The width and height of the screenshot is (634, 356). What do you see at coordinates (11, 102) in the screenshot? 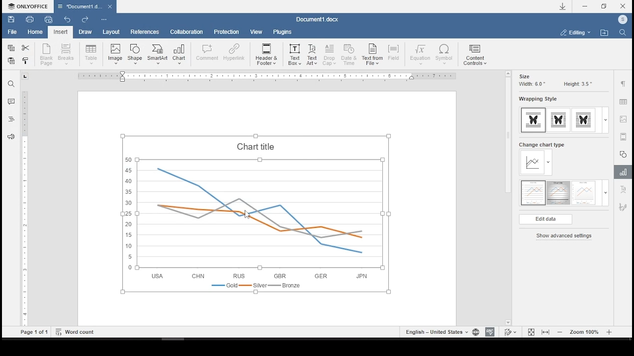
I see `comments` at bounding box center [11, 102].